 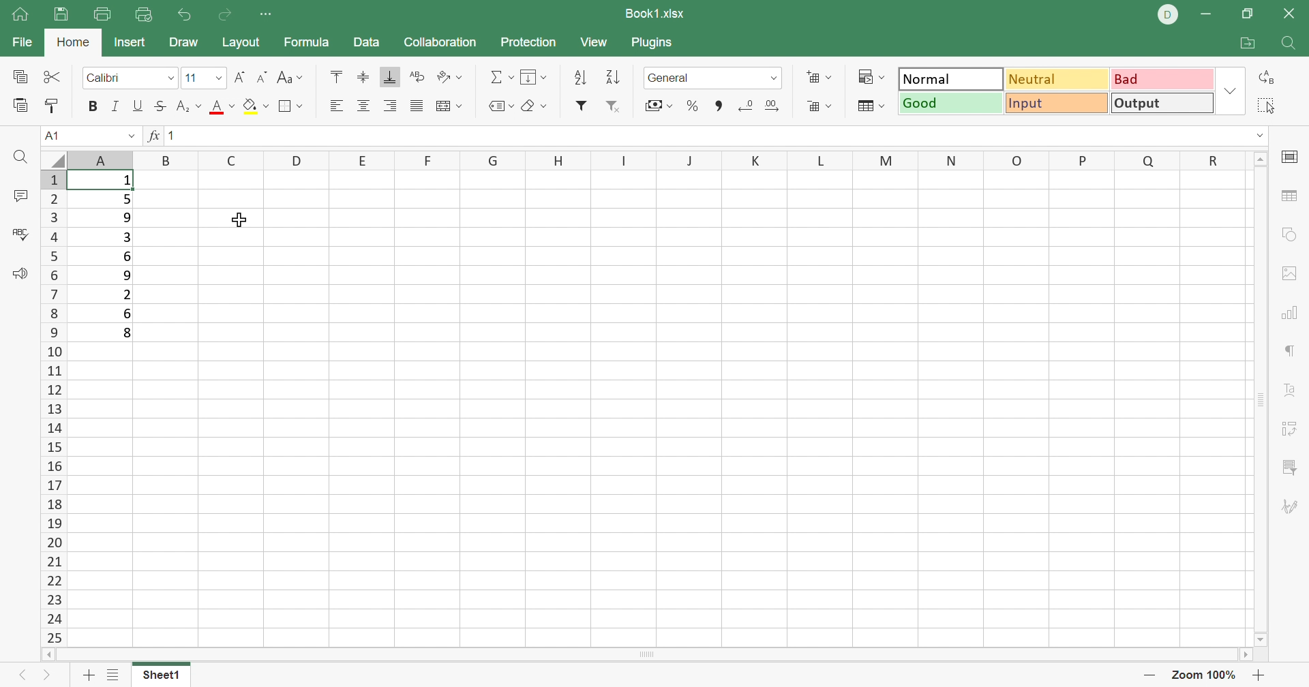 I want to click on Slicer settings, so click(x=1289, y=465).